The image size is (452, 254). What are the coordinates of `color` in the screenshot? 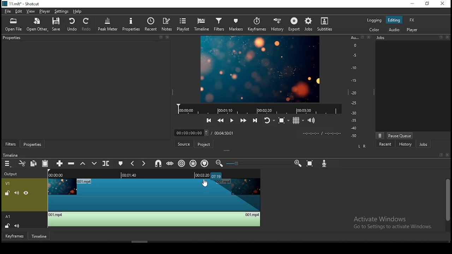 It's located at (377, 30).